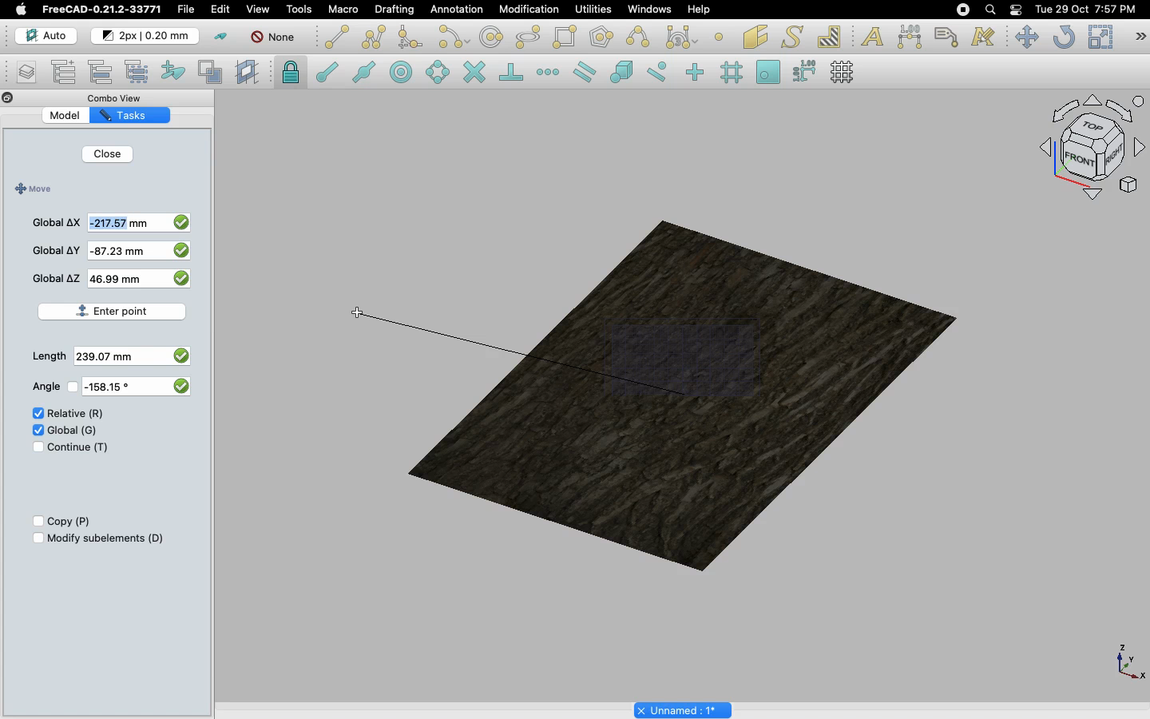 The image size is (1150, 719). Describe the element at coordinates (409, 39) in the screenshot. I see `Fillet` at that location.